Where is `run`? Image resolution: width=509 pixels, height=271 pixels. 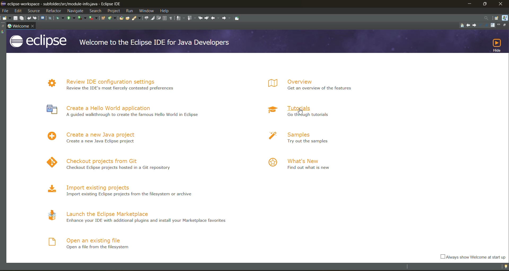 run is located at coordinates (129, 11).